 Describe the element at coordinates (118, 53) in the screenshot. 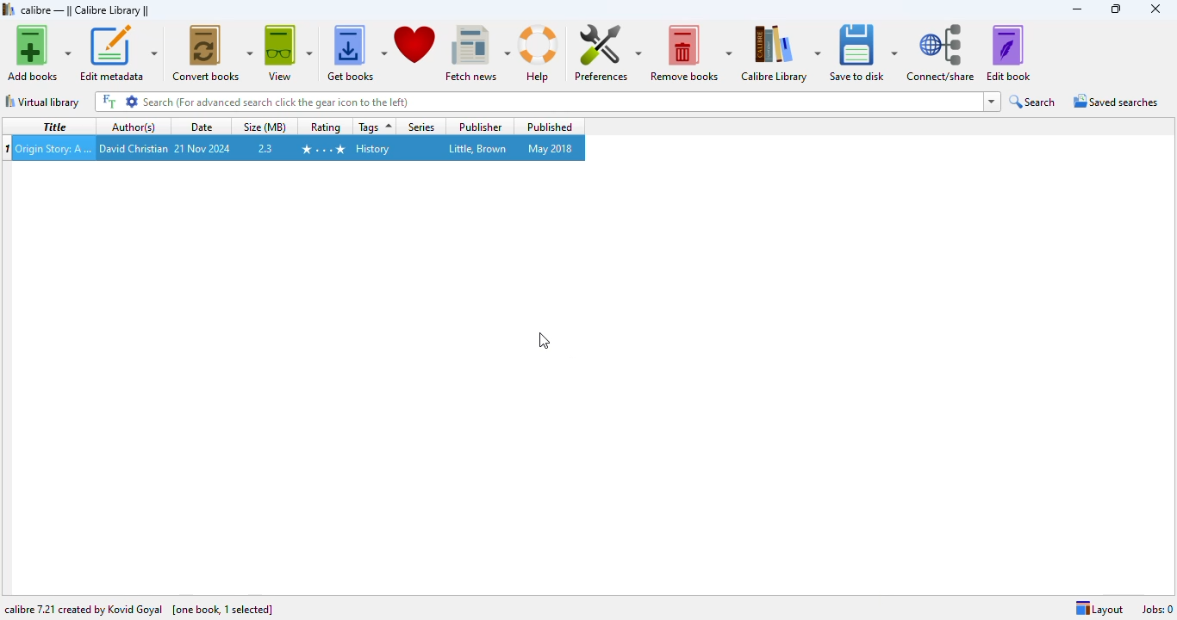

I see `edit metadata` at that location.